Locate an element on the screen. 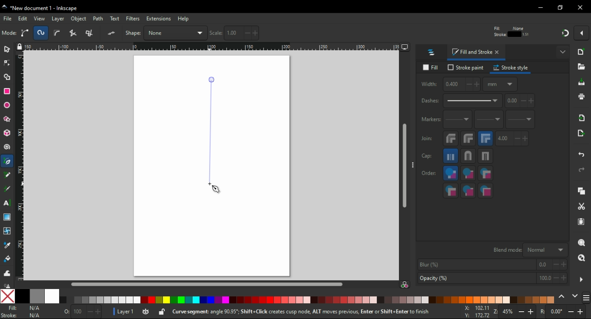 The width and height of the screenshot is (591, 319). color tone pallete is located at coordinates (186, 300).